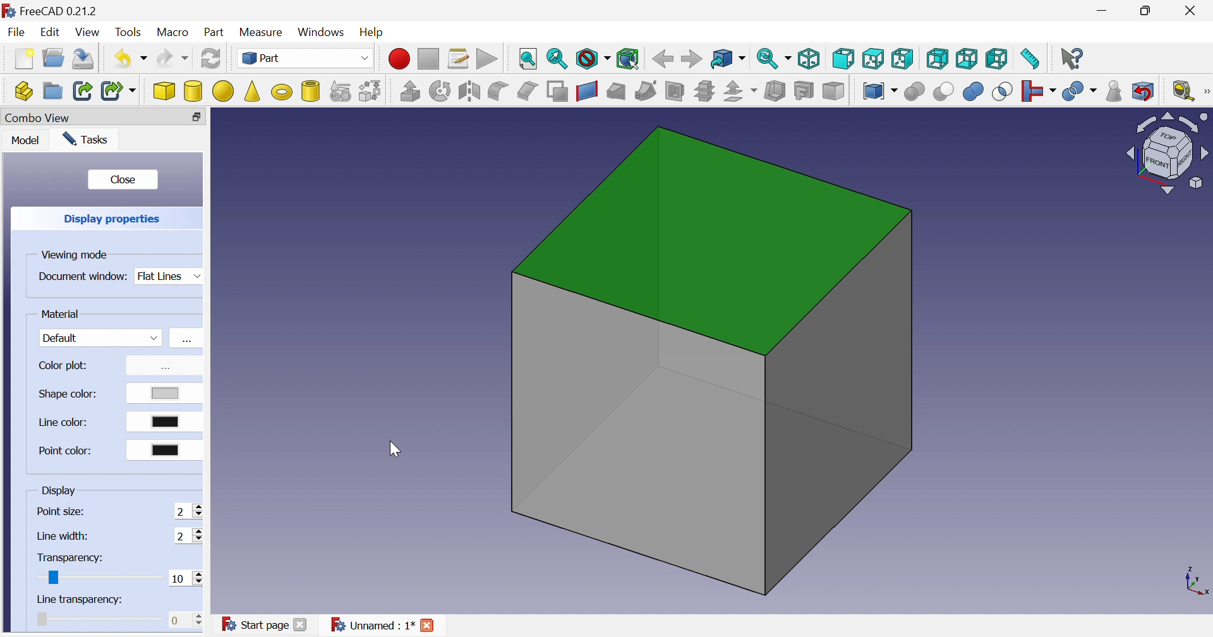 The width and height of the screenshot is (1213, 637). I want to click on Line color, so click(64, 422).